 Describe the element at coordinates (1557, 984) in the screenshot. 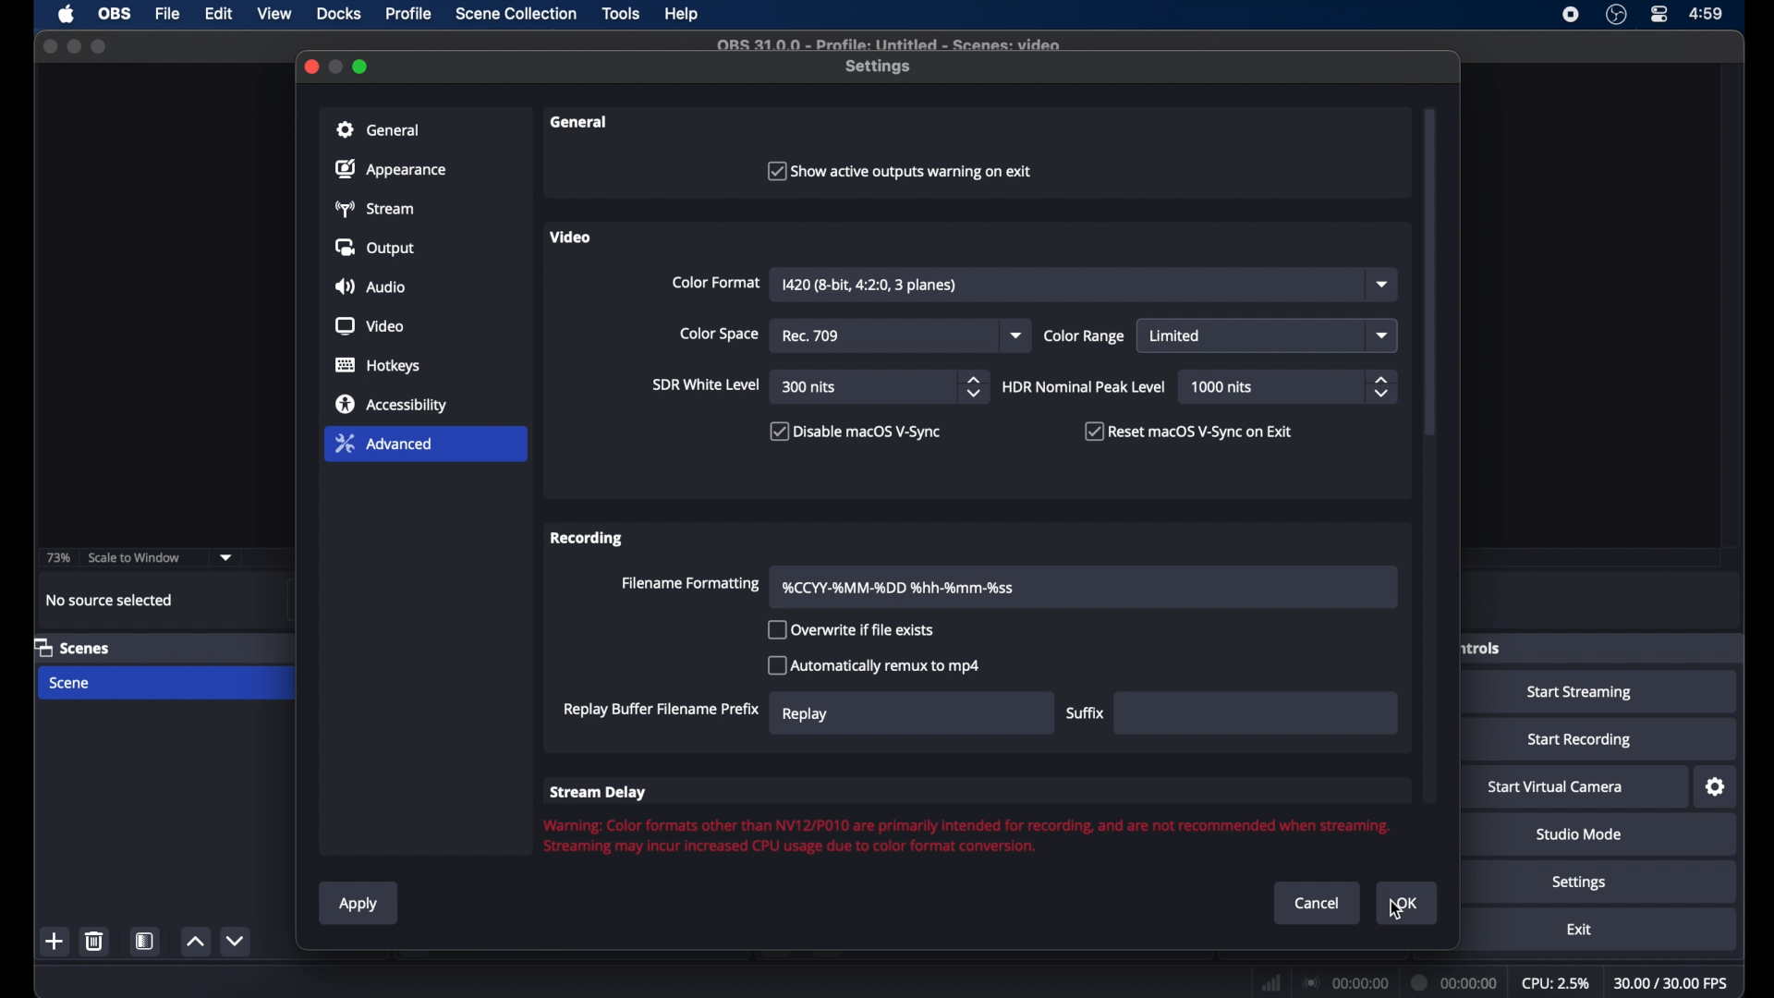

I see `cpu: 2.5%` at that location.